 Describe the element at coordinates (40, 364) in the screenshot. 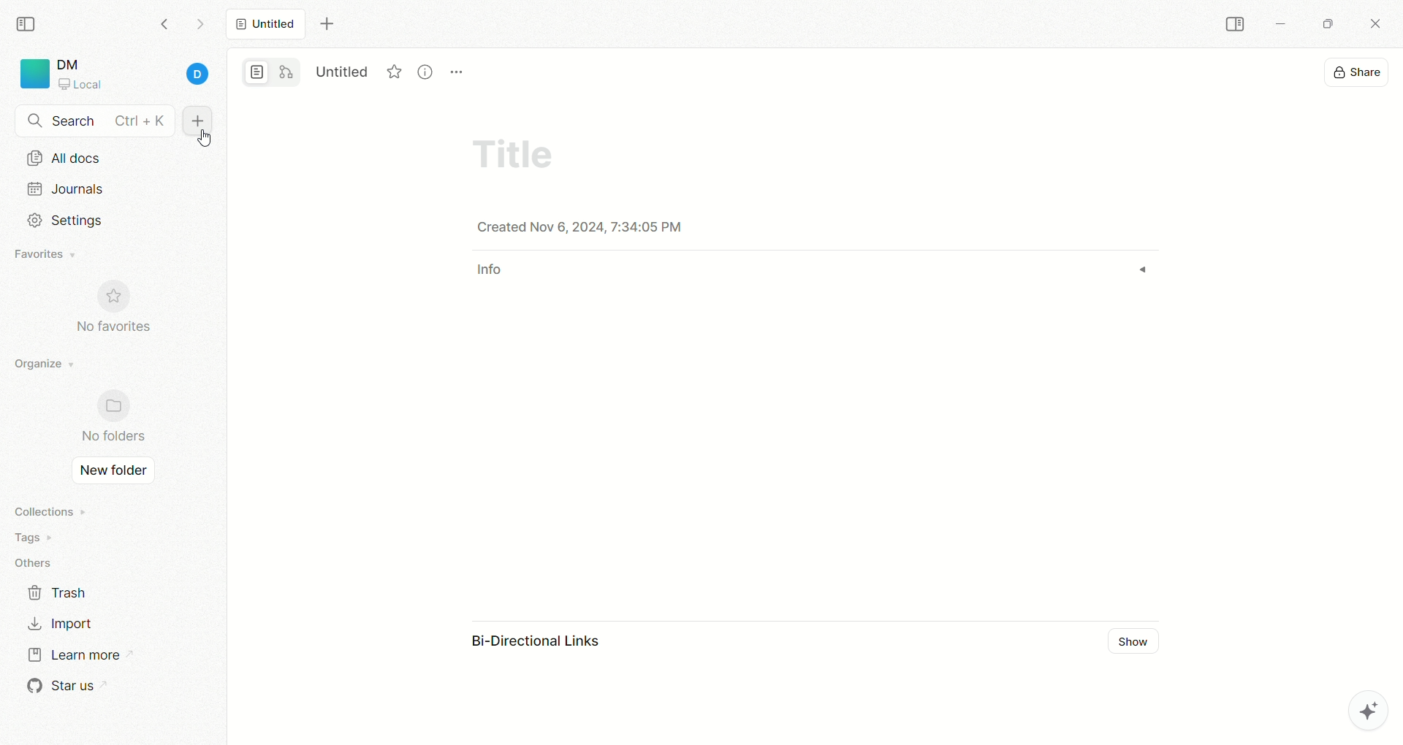

I see `organize` at that location.